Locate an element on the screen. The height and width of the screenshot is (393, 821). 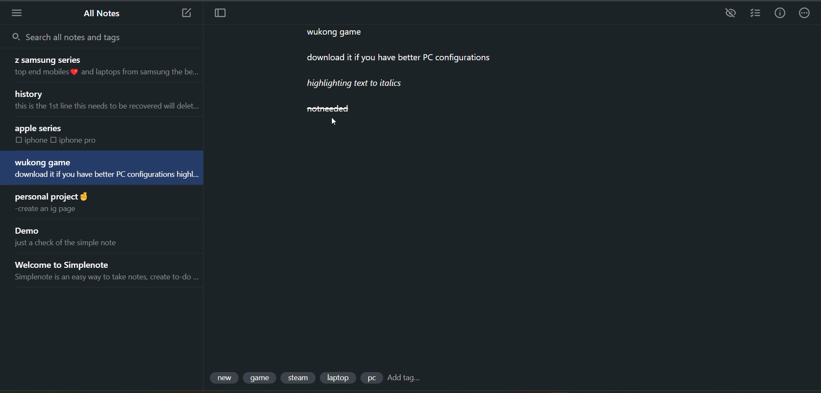
tag 5 is located at coordinates (372, 378).